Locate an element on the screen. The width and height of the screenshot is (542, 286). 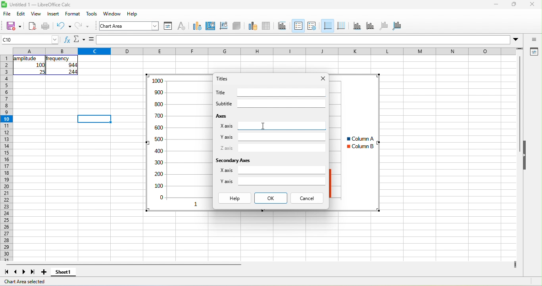
cell name is located at coordinates (29, 40).